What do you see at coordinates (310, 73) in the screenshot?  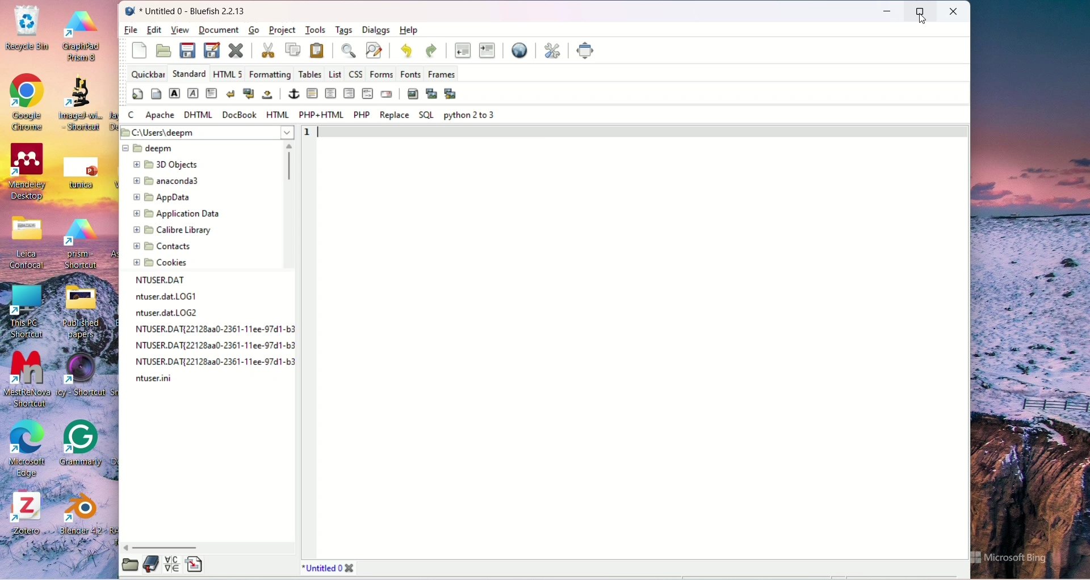 I see `tables` at bounding box center [310, 73].